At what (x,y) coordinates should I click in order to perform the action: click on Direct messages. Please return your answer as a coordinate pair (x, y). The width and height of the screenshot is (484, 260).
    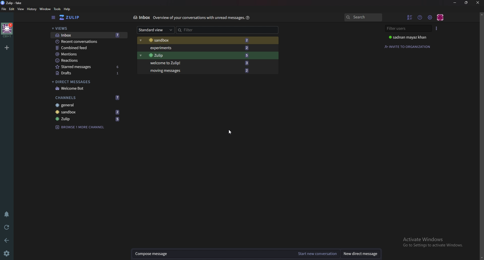
    Looking at the image, I should click on (86, 81).